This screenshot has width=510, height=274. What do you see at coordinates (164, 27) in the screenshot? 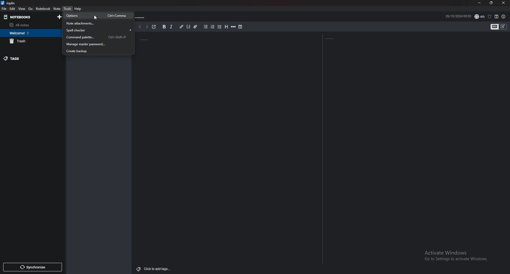
I see `bold` at bounding box center [164, 27].